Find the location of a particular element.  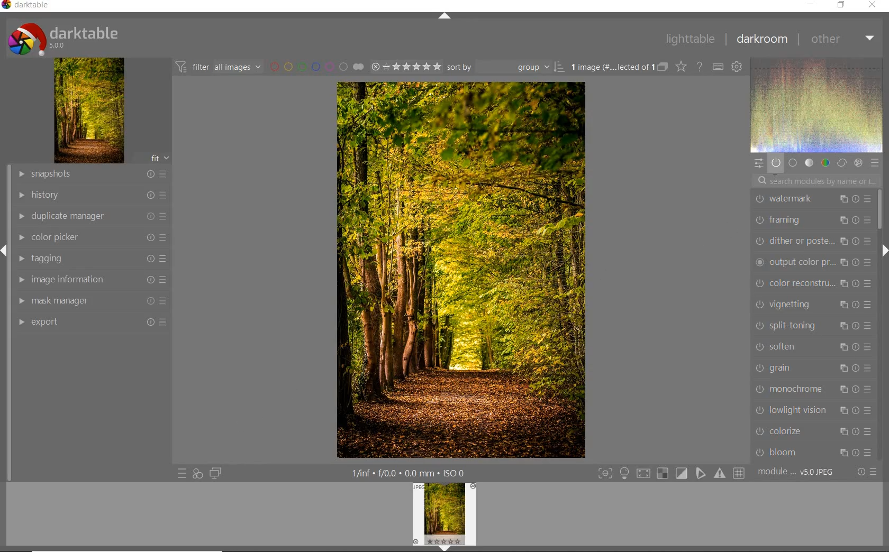

color reconstruction is located at coordinates (812, 283).